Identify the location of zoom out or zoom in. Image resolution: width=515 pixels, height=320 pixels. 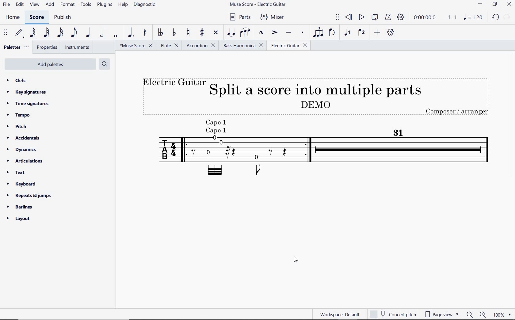
(476, 315).